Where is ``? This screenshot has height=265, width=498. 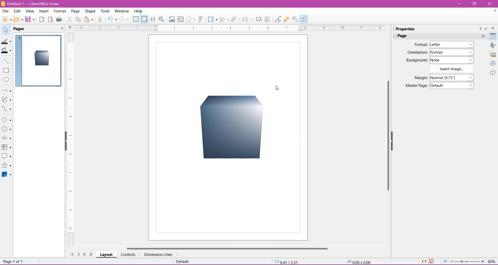  is located at coordinates (125, 19).